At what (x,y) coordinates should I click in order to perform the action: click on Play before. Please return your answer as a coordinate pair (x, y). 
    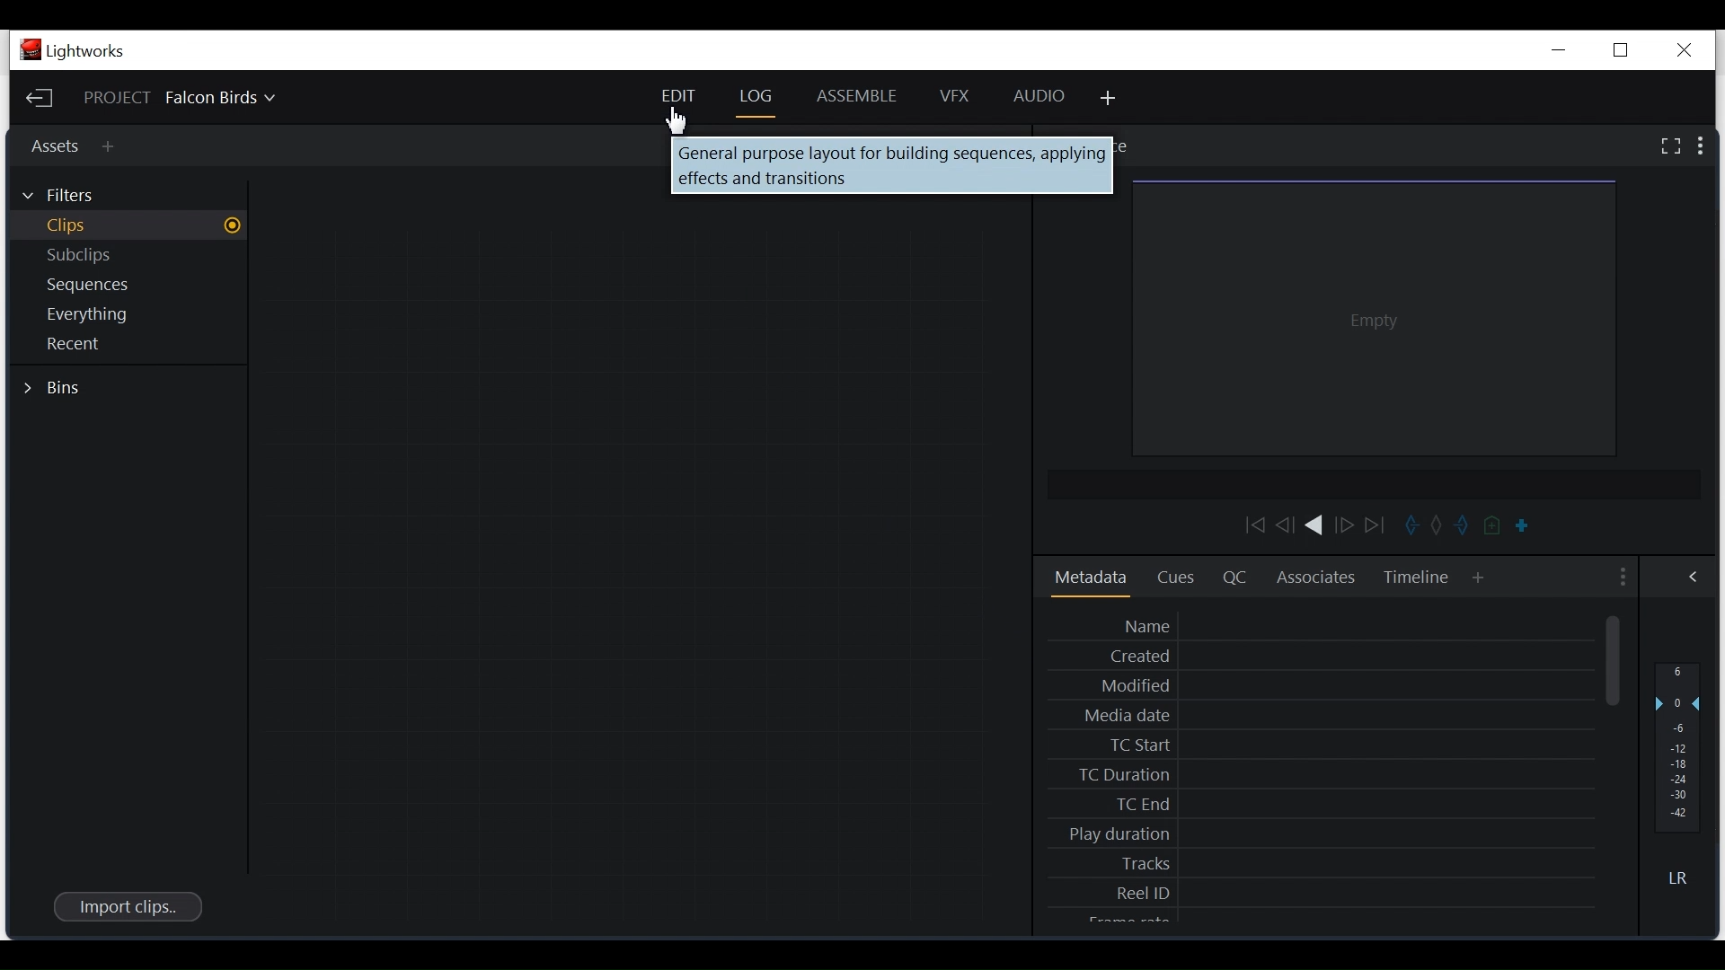
    Looking at the image, I should click on (1287, 526).